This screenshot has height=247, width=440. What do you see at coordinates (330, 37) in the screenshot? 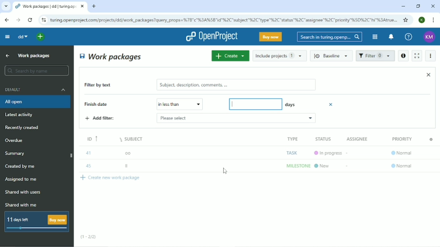
I see `Search` at bounding box center [330, 37].